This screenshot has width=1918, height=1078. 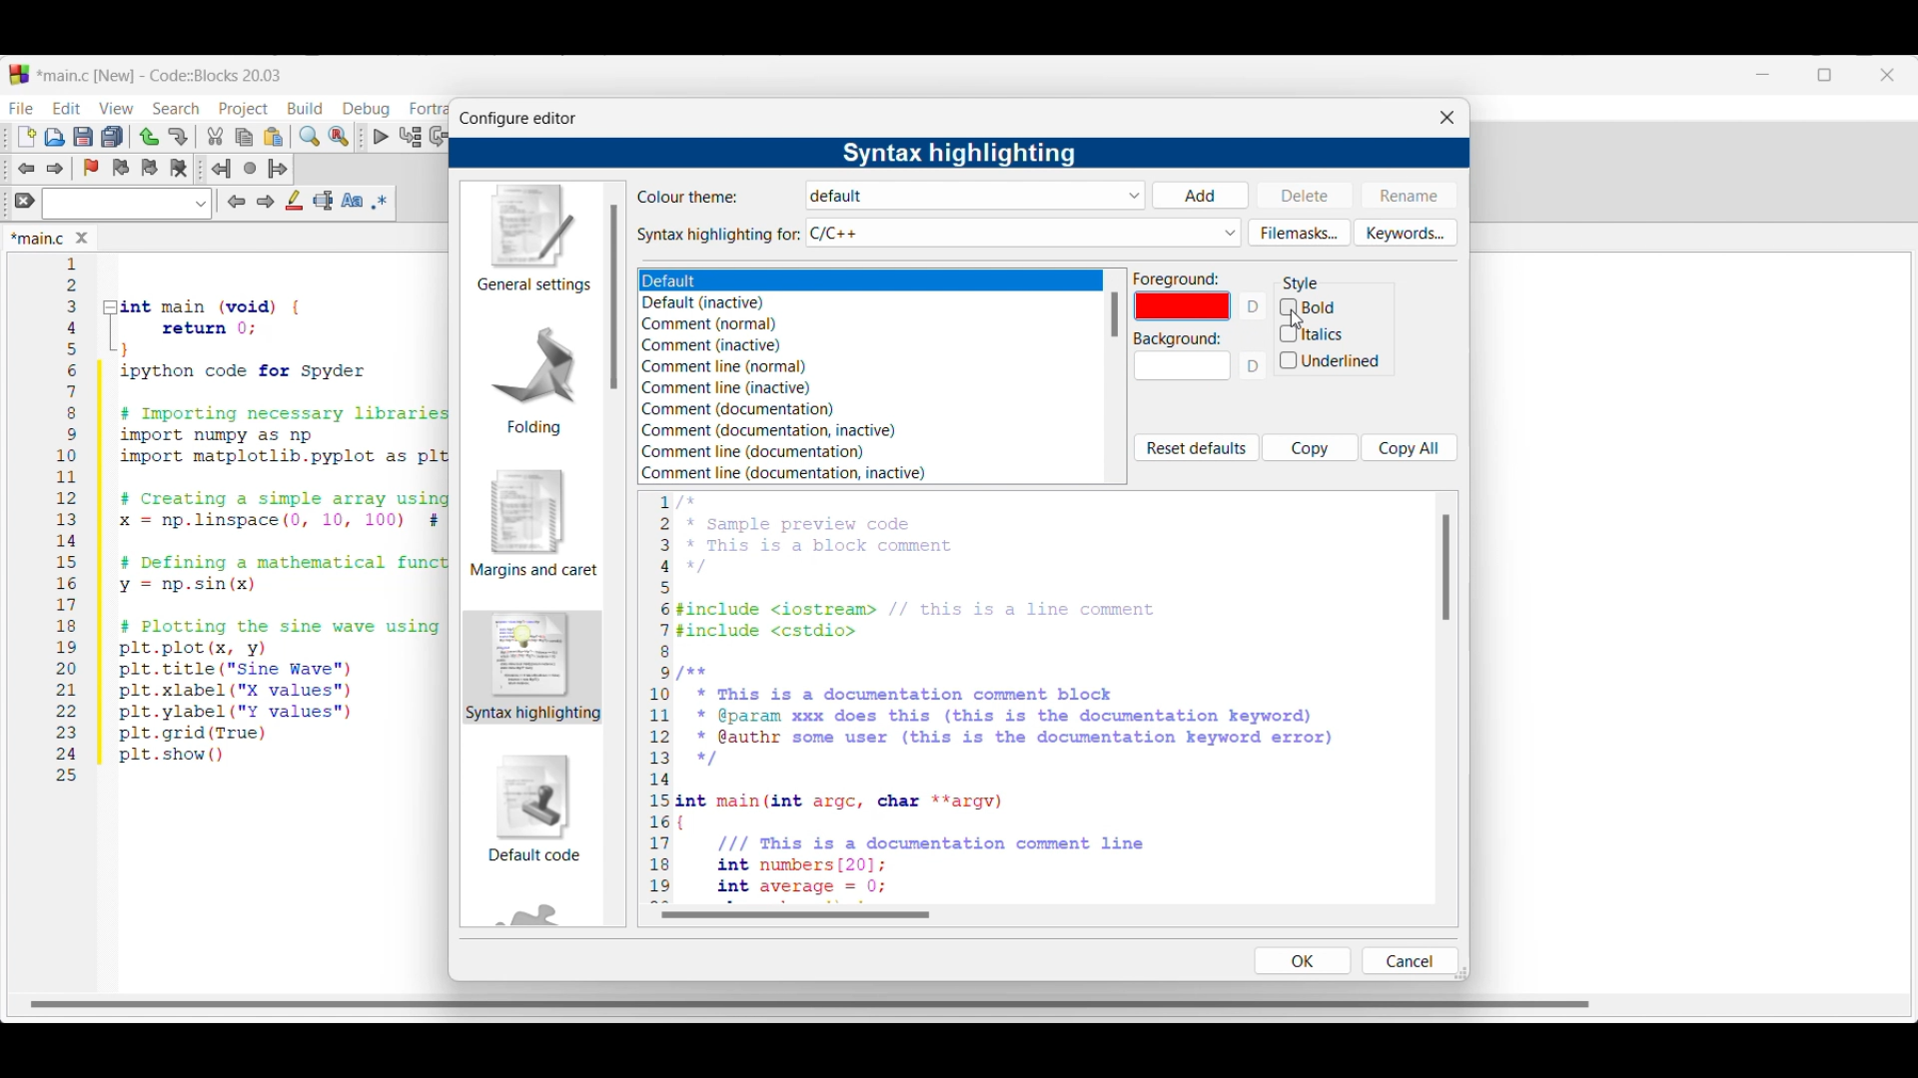 What do you see at coordinates (1825, 75) in the screenshot?
I see `Change tab dimension` at bounding box center [1825, 75].